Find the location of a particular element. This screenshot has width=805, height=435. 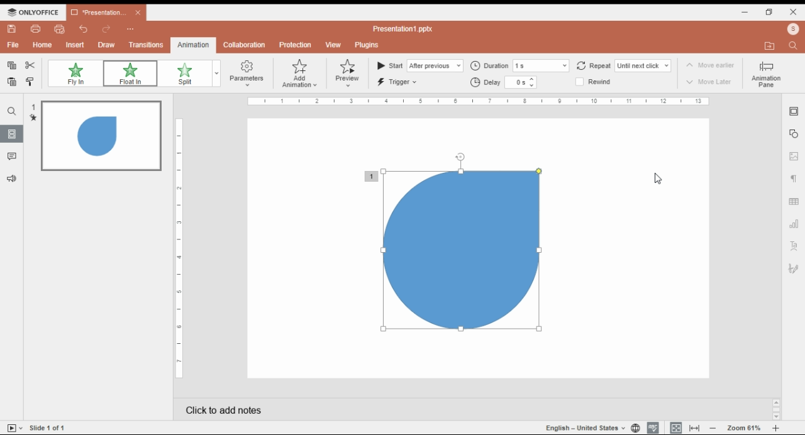

animation is located at coordinates (192, 45).